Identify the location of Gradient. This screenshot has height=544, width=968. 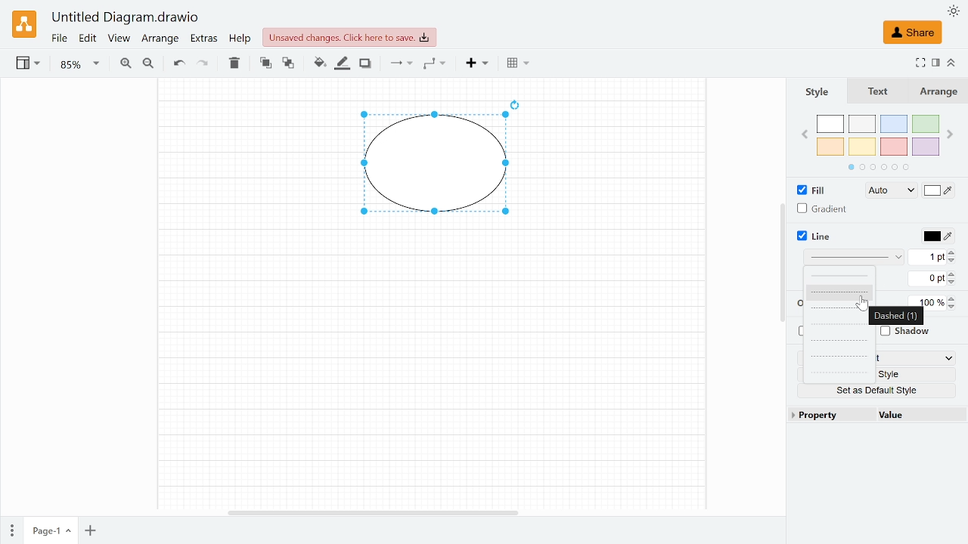
(824, 210).